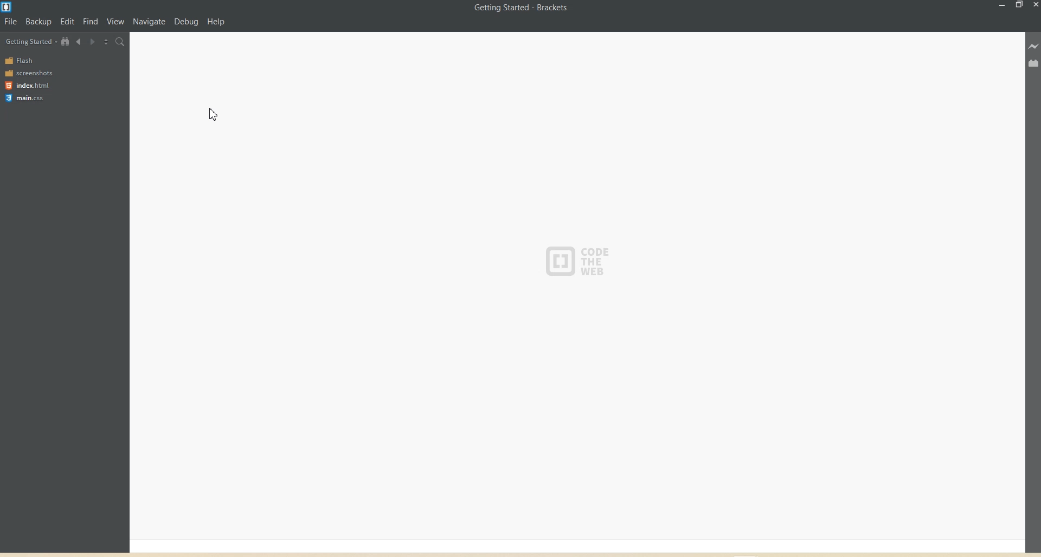  I want to click on Backup, so click(37, 22).